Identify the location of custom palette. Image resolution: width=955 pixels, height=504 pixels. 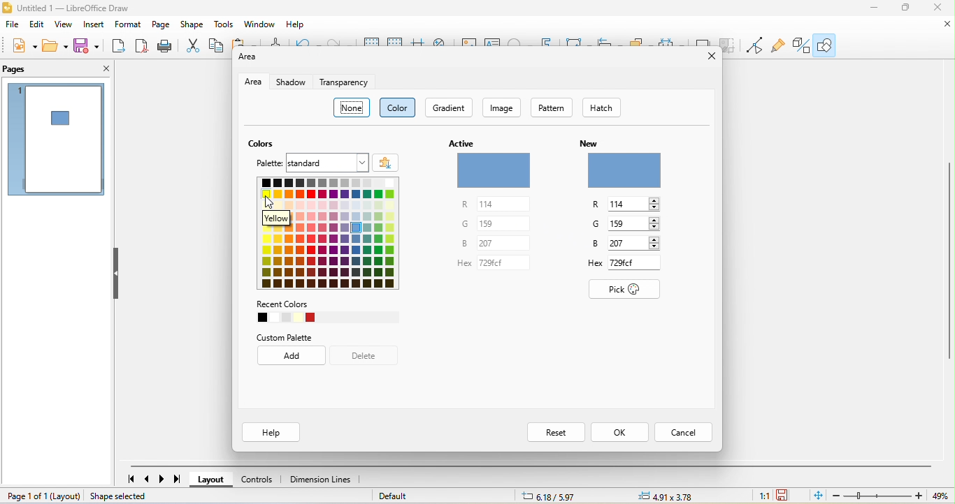
(310, 336).